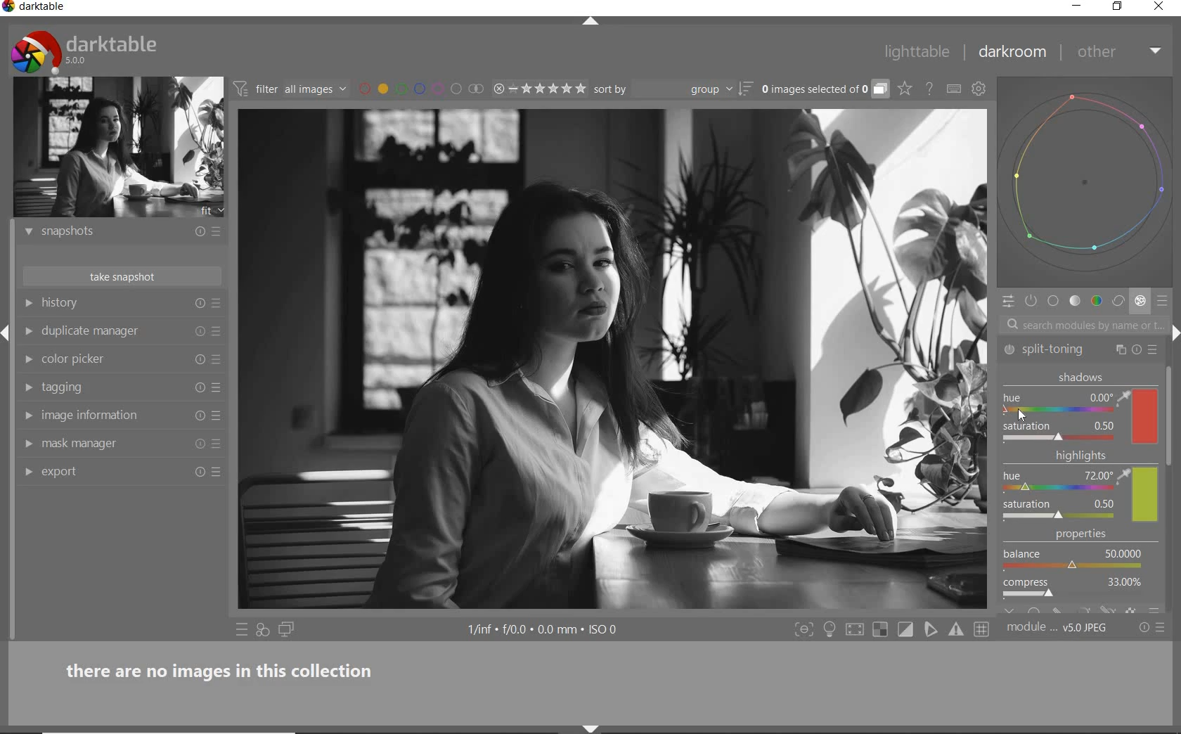 The image size is (1181, 734). What do you see at coordinates (199, 331) in the screenshot?
I see `reset` at bounding box center [199, 331].